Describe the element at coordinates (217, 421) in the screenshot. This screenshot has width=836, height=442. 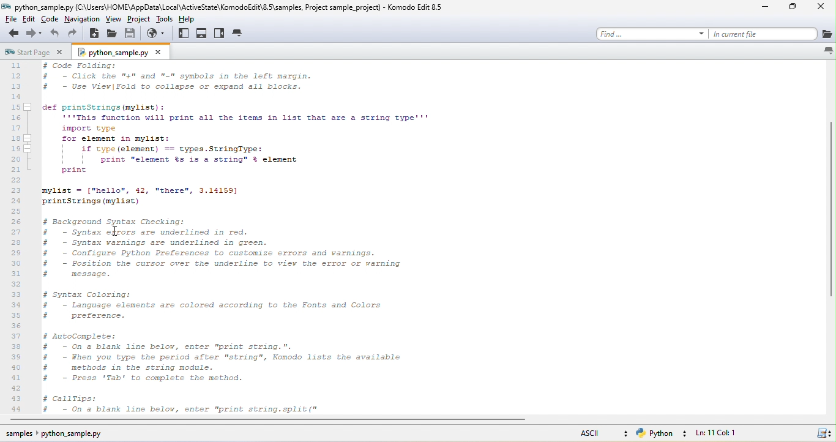
I see `horizontal scroll bar` at that location.